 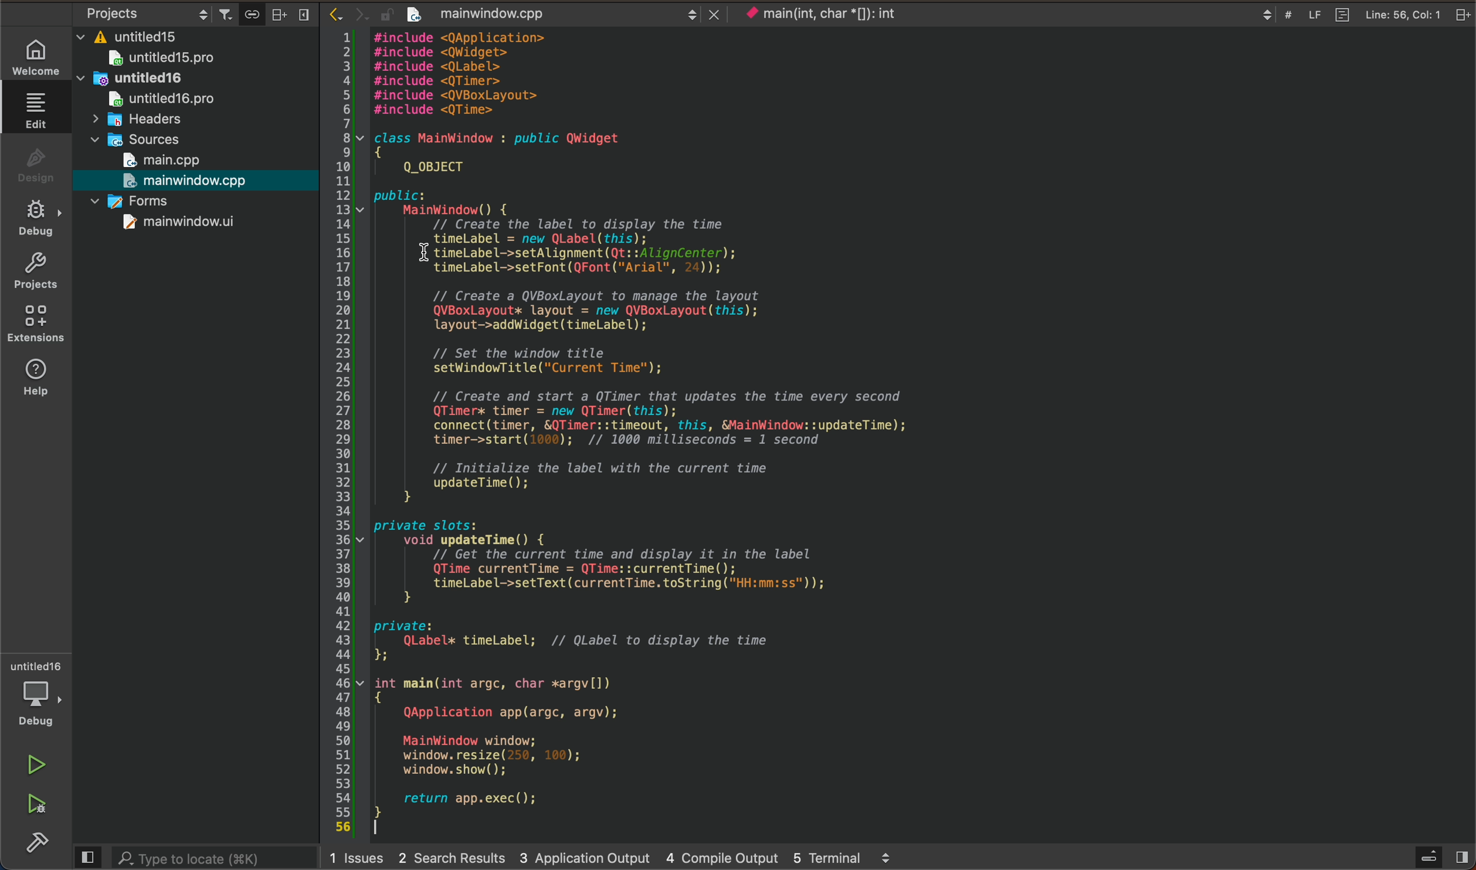 What do you see at coordinates (1009, 13) in the screenshot?
I see `main(int, char *[]): int` at bounding box center [1009, 13].